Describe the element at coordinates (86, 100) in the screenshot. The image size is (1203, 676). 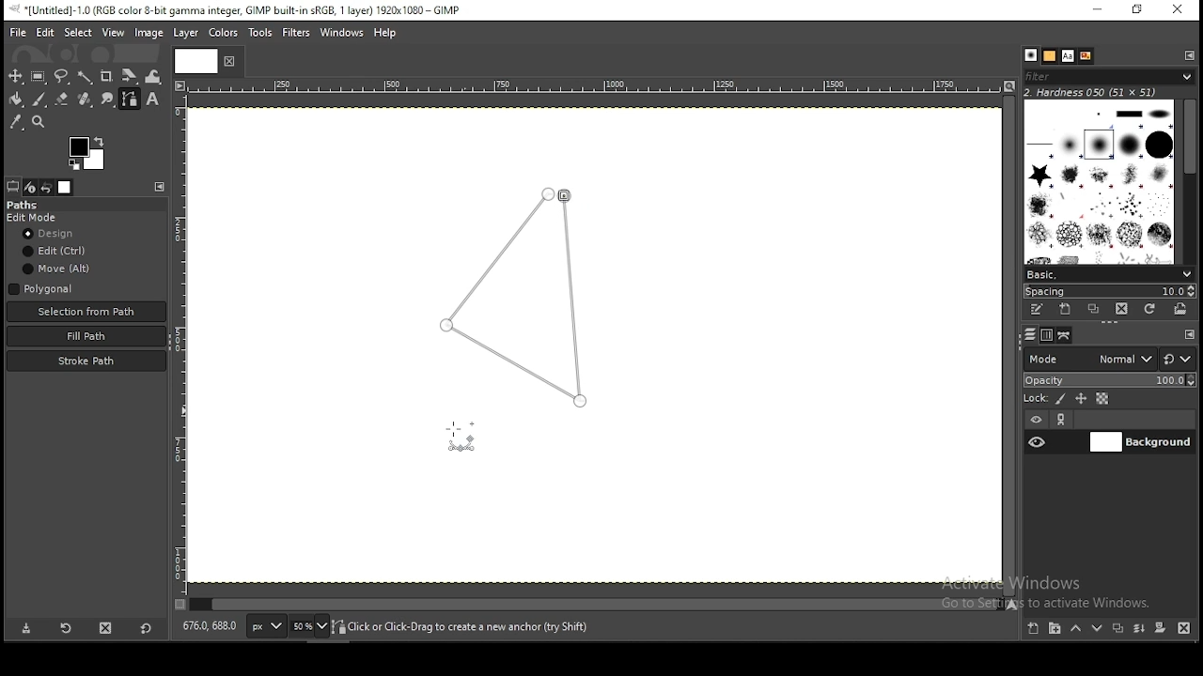
I see `heal tool` at that location.